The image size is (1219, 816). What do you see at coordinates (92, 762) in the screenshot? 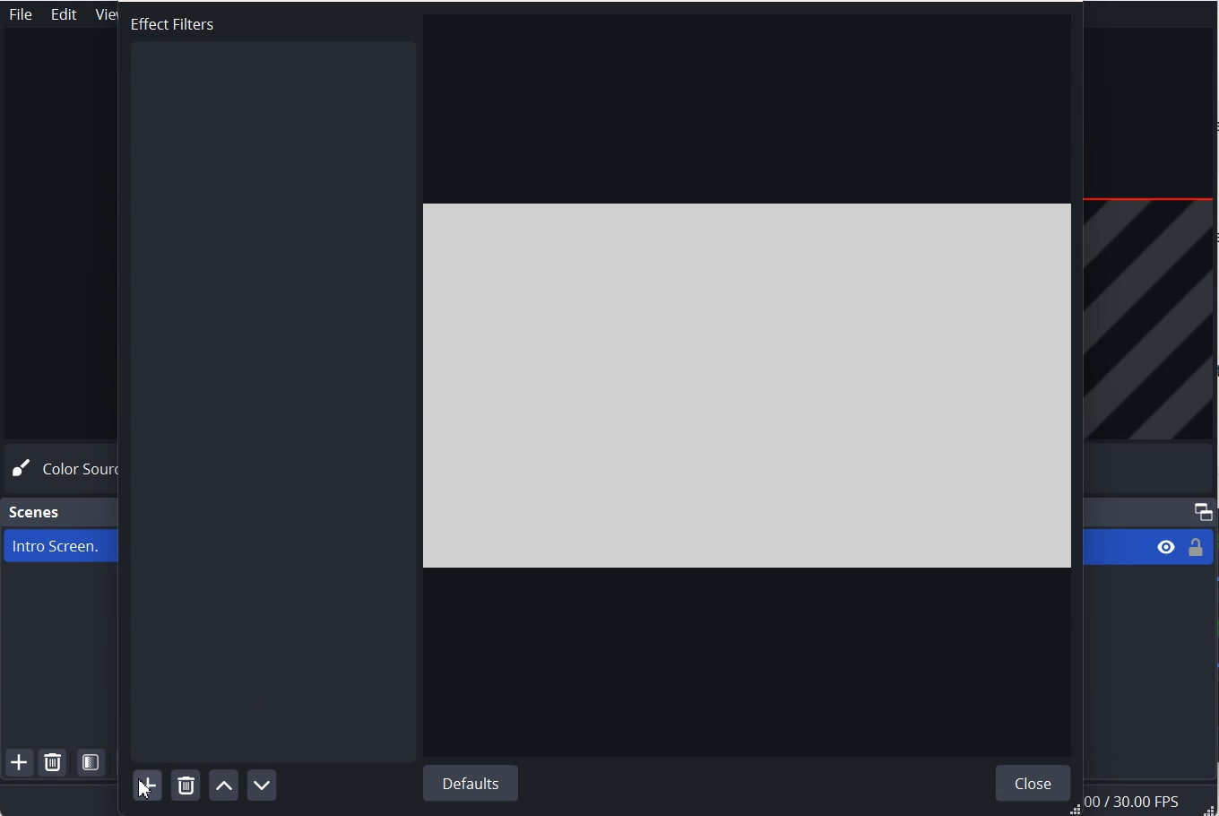
I see `Open Scene Filter` at bounding box center [92, 762].